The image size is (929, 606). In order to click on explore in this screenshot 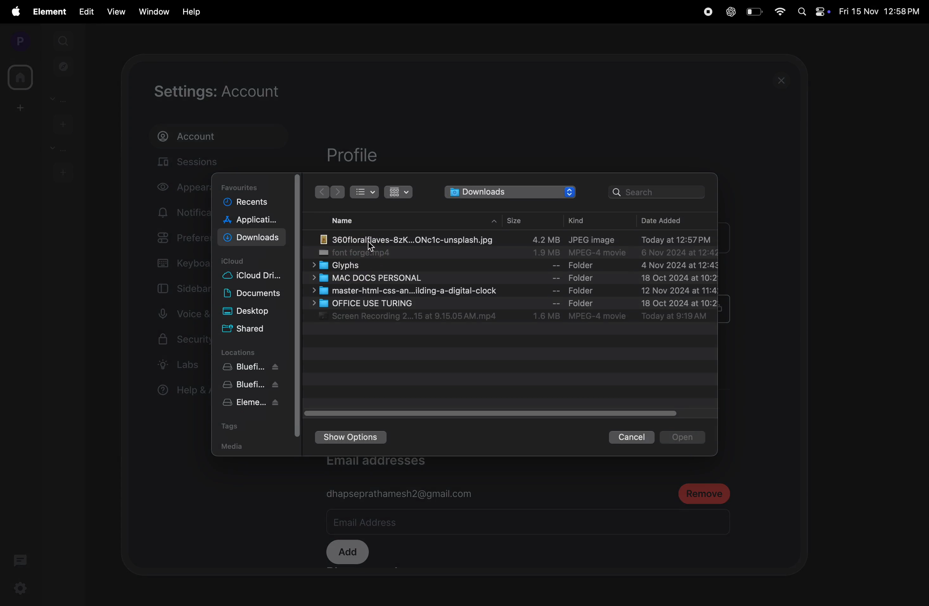, I will do `click(64, 66)`.